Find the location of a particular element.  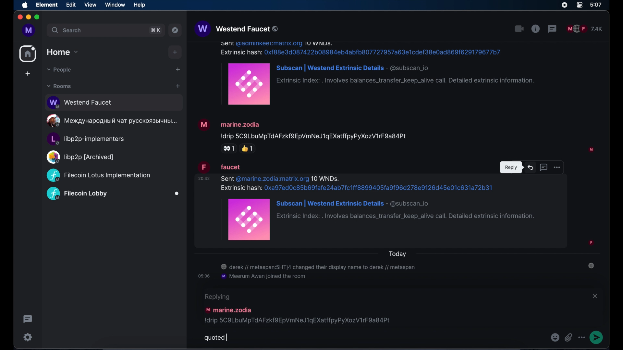

public room is located at coordinates (114, 102).